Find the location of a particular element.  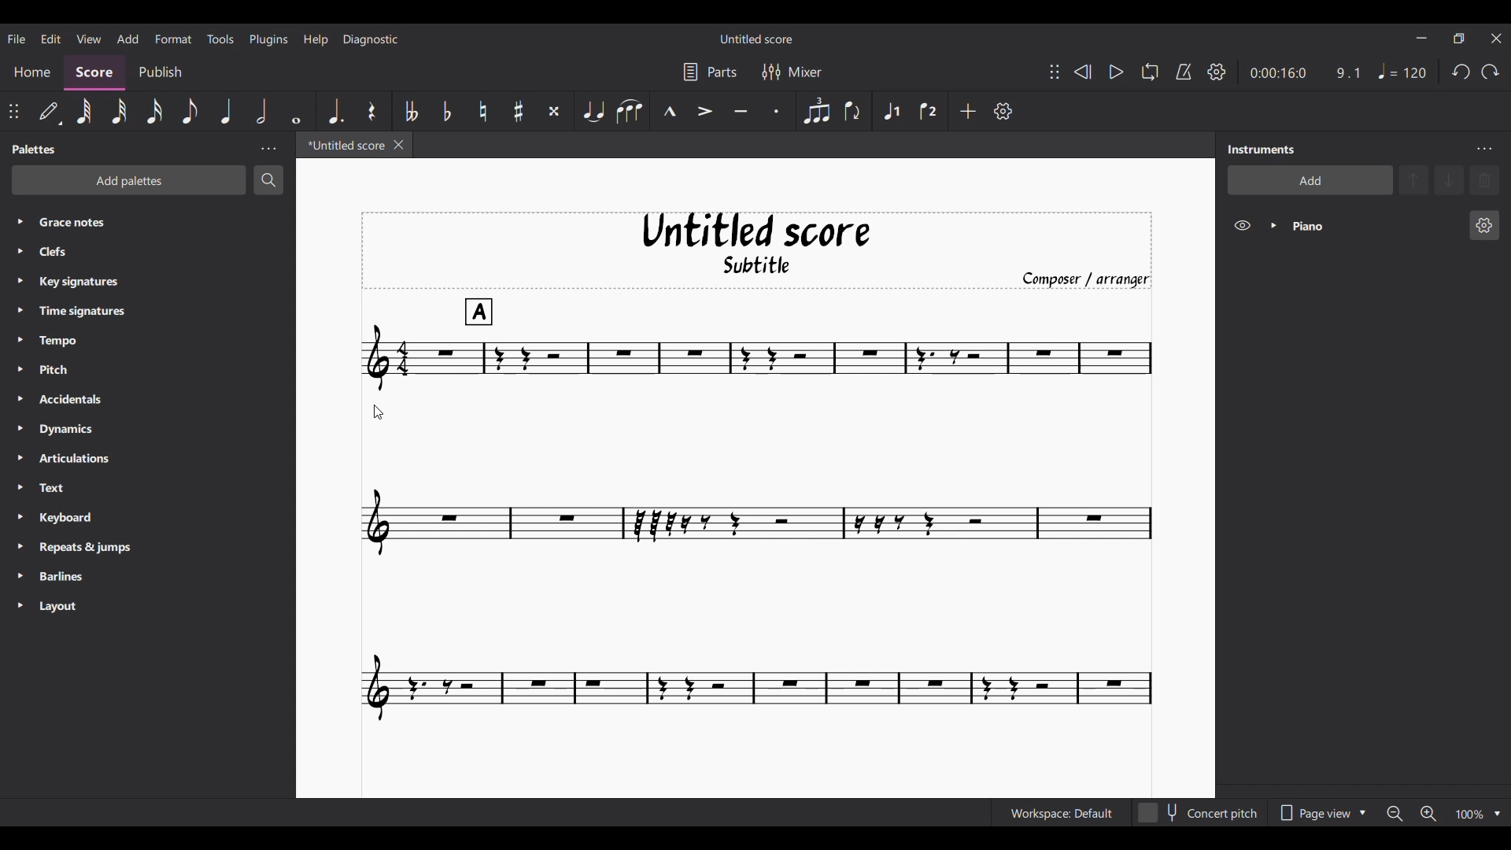

Move instrument up is located at coordinates (1414, 179).